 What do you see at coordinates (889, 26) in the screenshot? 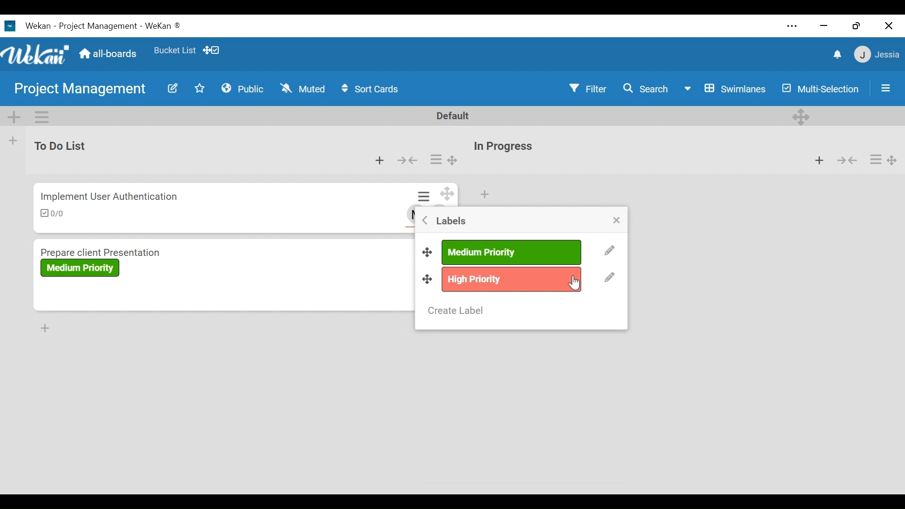
I see `close` at bounding box center [889, 26].